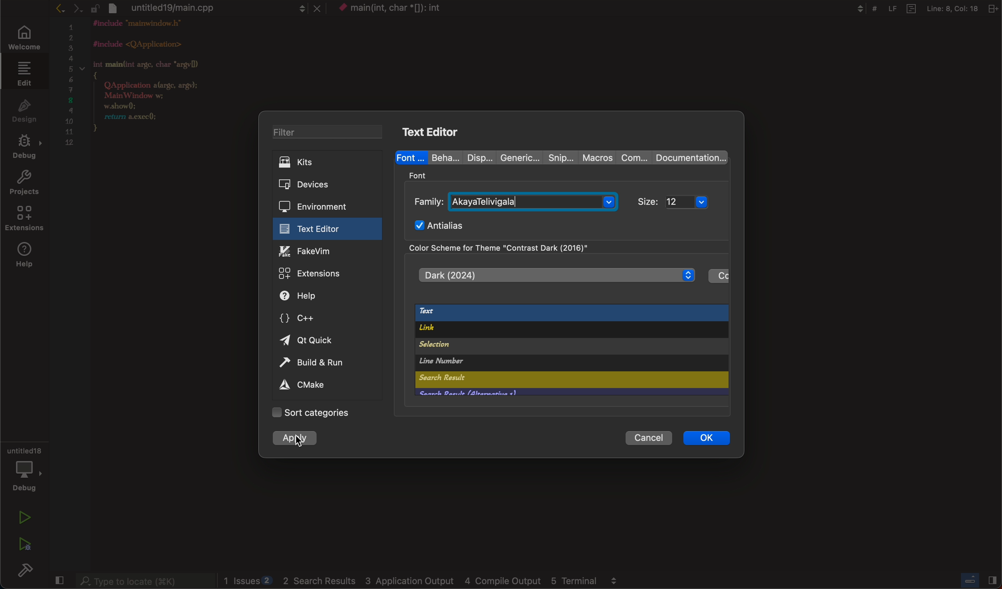 The height and width of the screenshot is (589, 1002). Describe the element at coordinates (515, 200) in the screenshot. I see `family` at that location.